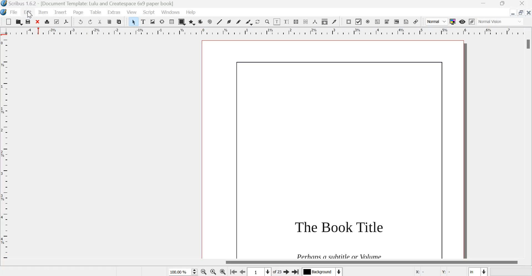  What do you see at coordinates (296, 272) in the screenshot?
I see `Go the last page` at bounding box center [296, 272].